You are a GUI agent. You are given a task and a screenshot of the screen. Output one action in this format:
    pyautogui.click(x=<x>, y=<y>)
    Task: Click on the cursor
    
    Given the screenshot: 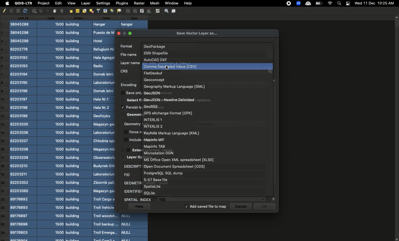 What is the action you would take?
    pyautogui.click(x=169, y=69)
    